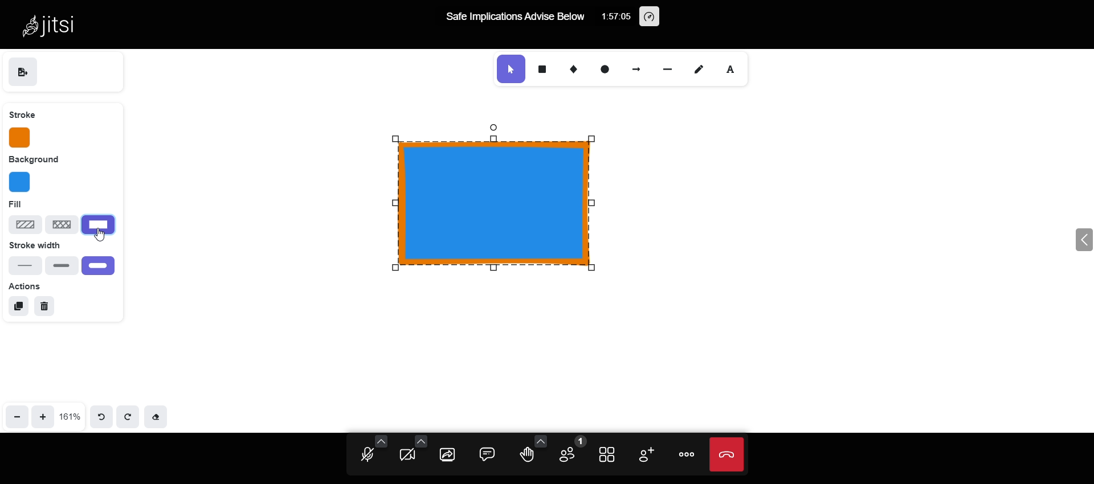 The image size is (1094, 484). Describe the element at coordinates (615, 18) in the screenshot. I see `1:57:05` at that location.